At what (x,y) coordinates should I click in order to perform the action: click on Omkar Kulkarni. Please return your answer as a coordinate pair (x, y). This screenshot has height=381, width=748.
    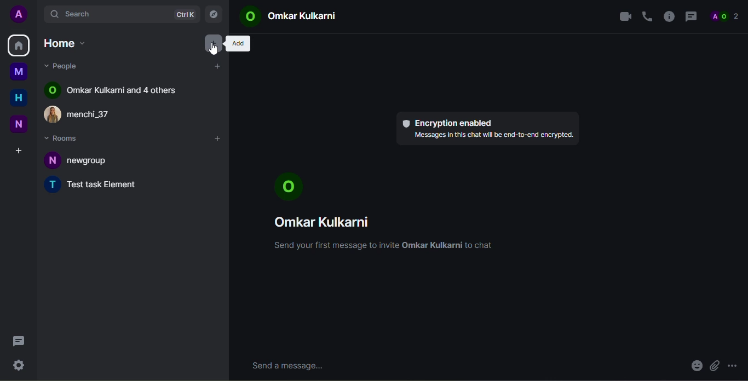
    Looking at the image, I should click on (325, 224).